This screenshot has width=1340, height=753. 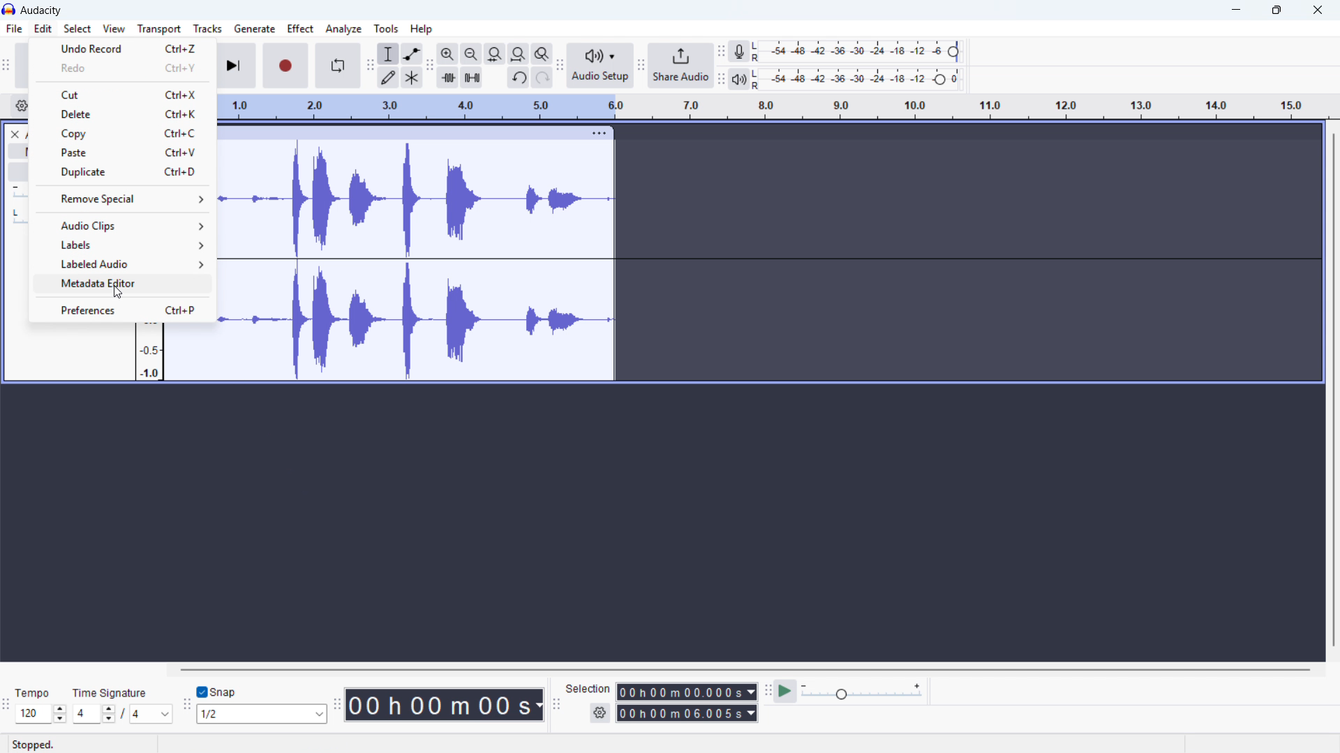 I want to click on transport, so click(x=159, y=29).